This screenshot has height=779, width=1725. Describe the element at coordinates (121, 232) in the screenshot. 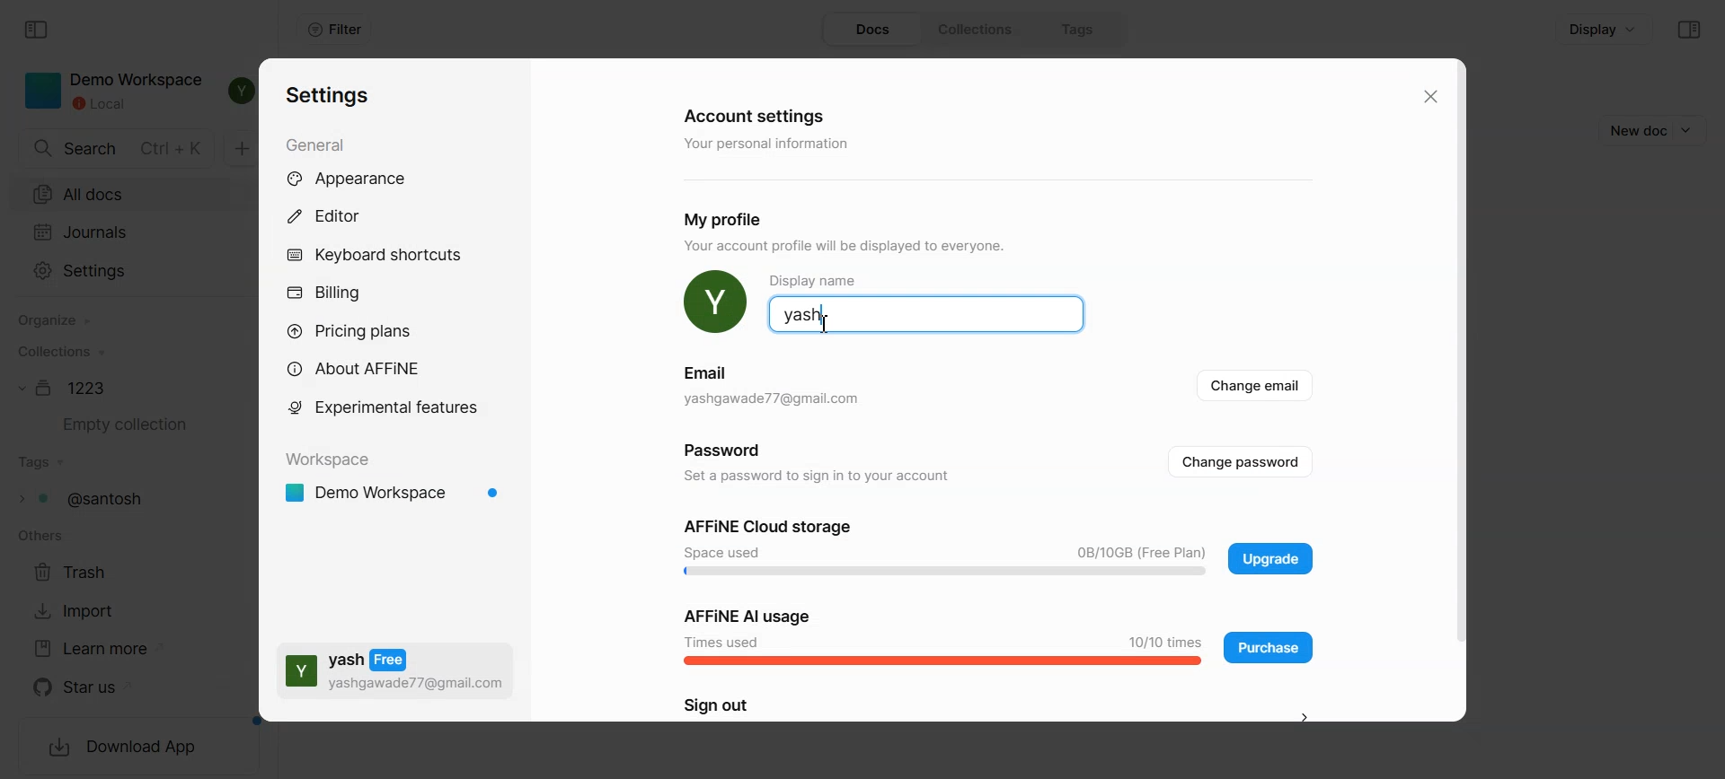

I see `Journals` at that location.